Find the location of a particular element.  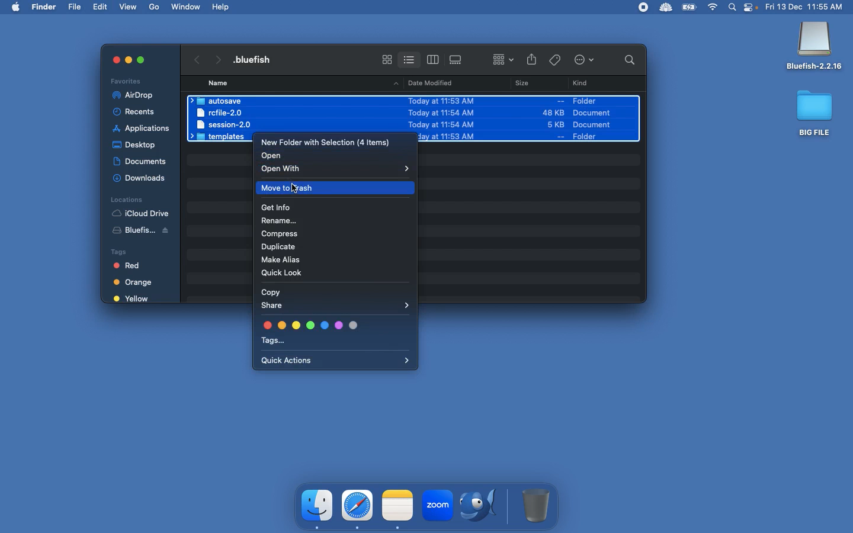

search is located at coordinates (627, 59).